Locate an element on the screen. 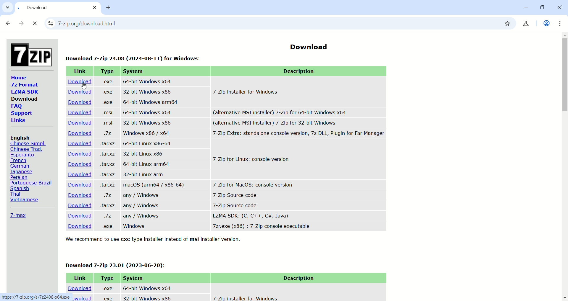 The image size is (568, 301). 7-Zip for Linux: console version is located at coordinates (252, 160).